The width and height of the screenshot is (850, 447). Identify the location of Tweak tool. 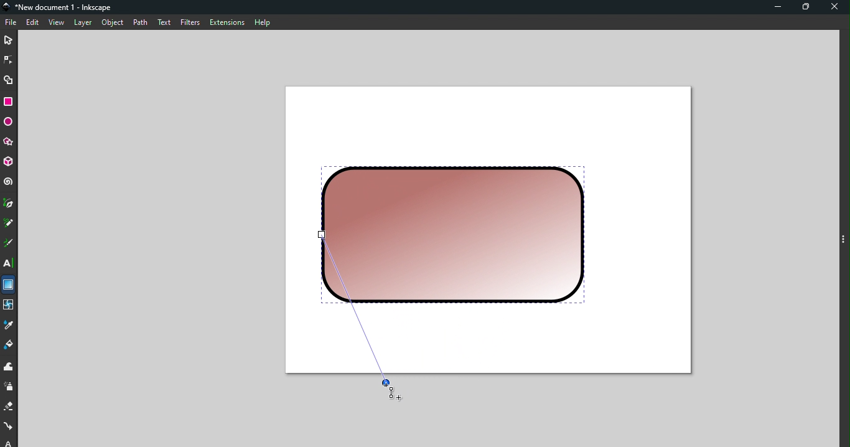
(9, 367).